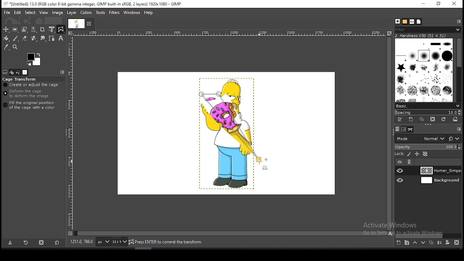 This screenshot has height=261, width=464. Describe the element at coordinates (424, 70) in the screenshot. I see `brushes` at that location.